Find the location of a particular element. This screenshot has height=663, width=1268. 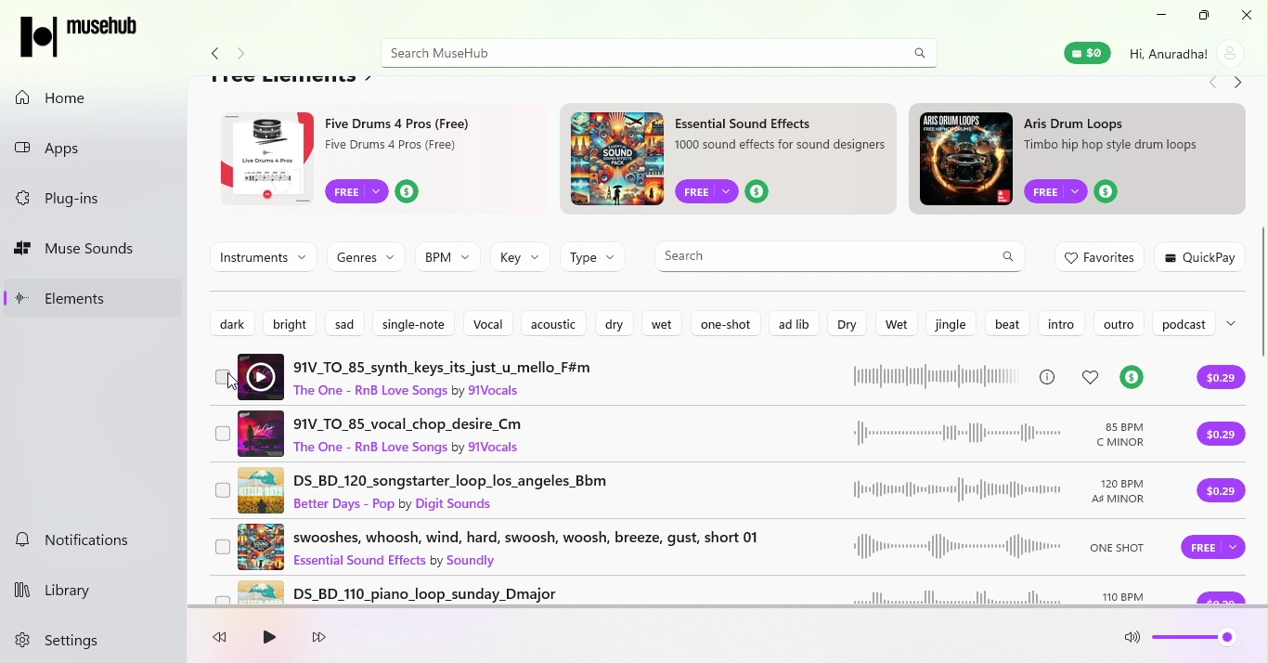

Dry is located at coordinates (845, 324).